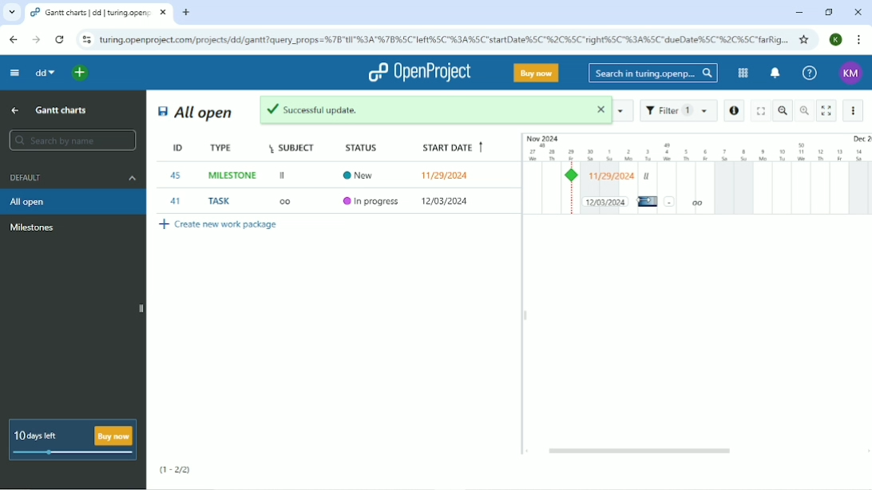 This screenshot has height=490, width=872. Describe the element at coordinates (43, 72) in the screenshot. I see `dd` at that location.